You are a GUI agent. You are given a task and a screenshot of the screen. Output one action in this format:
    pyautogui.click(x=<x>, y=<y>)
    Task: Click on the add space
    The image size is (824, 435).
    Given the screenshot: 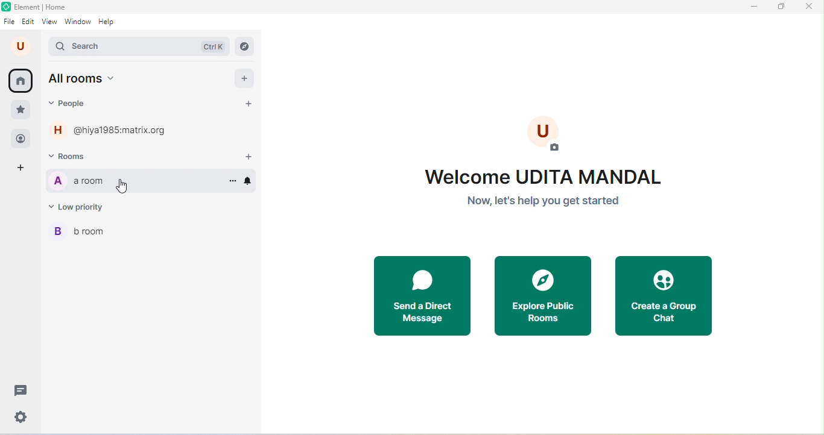 What is the action you would take?
    pyautogui.click(x=20, y=170)
    